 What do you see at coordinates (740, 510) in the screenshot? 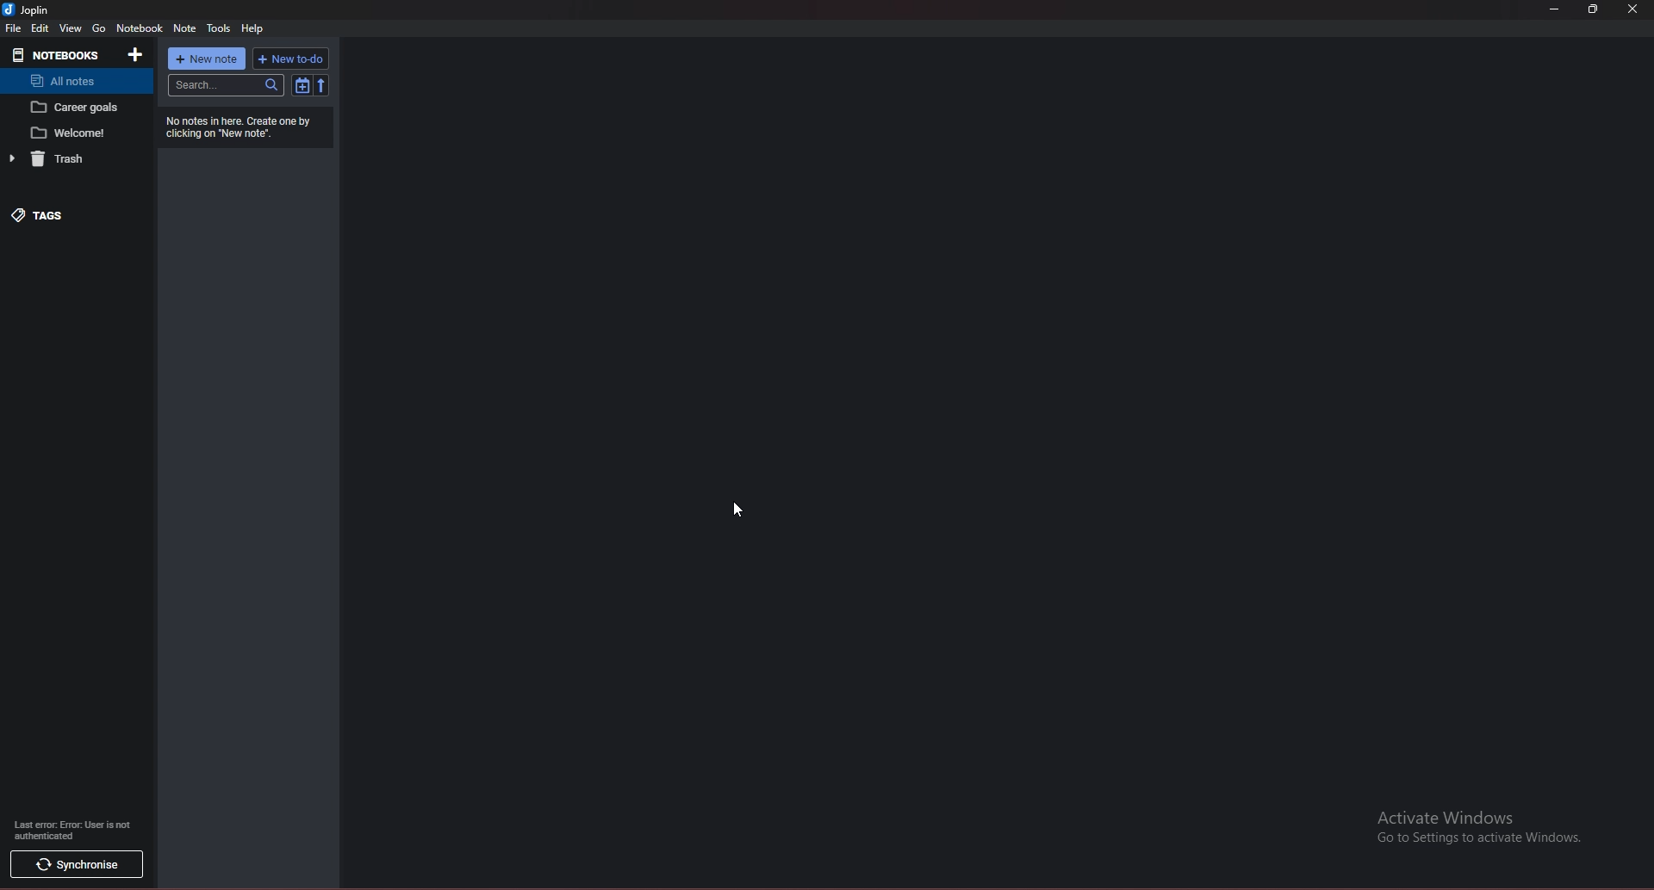
I see `cursor` at bounding box center [740, 510].